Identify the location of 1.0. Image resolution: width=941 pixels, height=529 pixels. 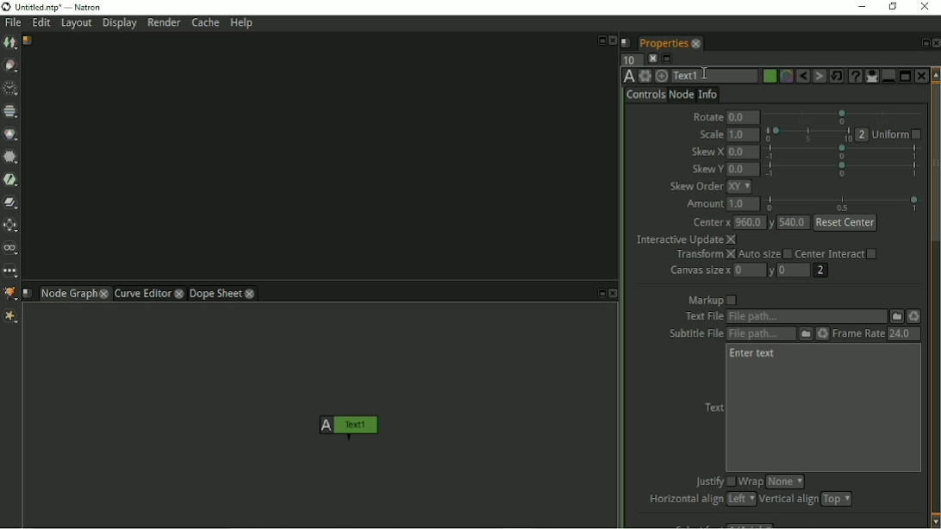
(743, 134).